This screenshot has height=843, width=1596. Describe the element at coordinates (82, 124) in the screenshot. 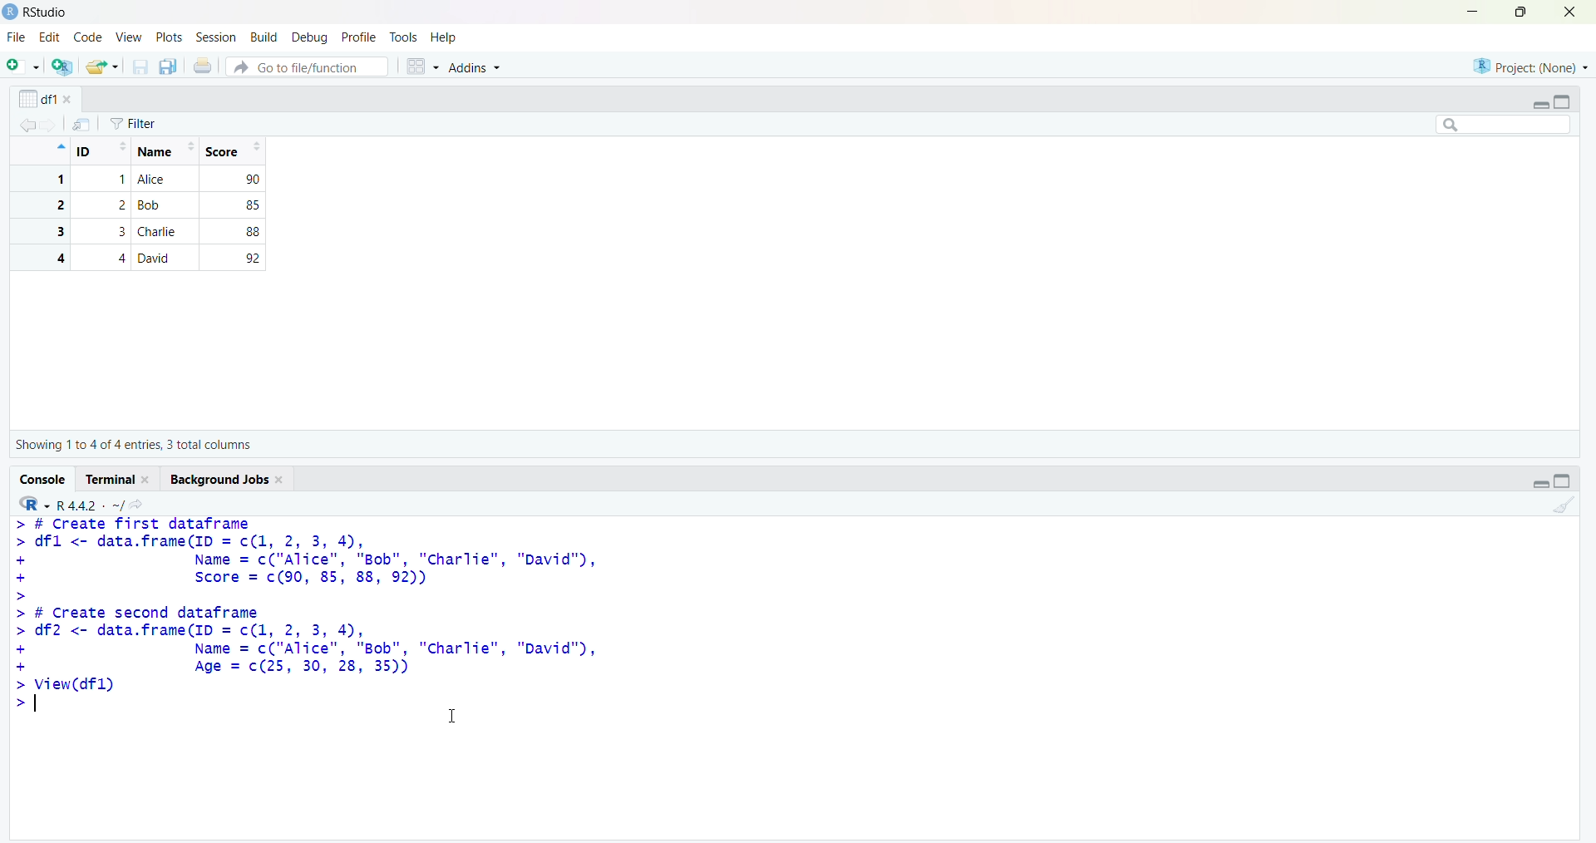

I see `send` at that location.